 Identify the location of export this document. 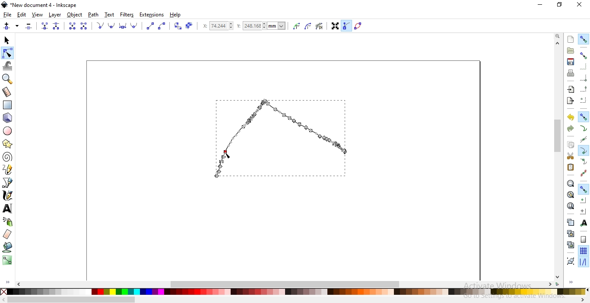
(570, 101).